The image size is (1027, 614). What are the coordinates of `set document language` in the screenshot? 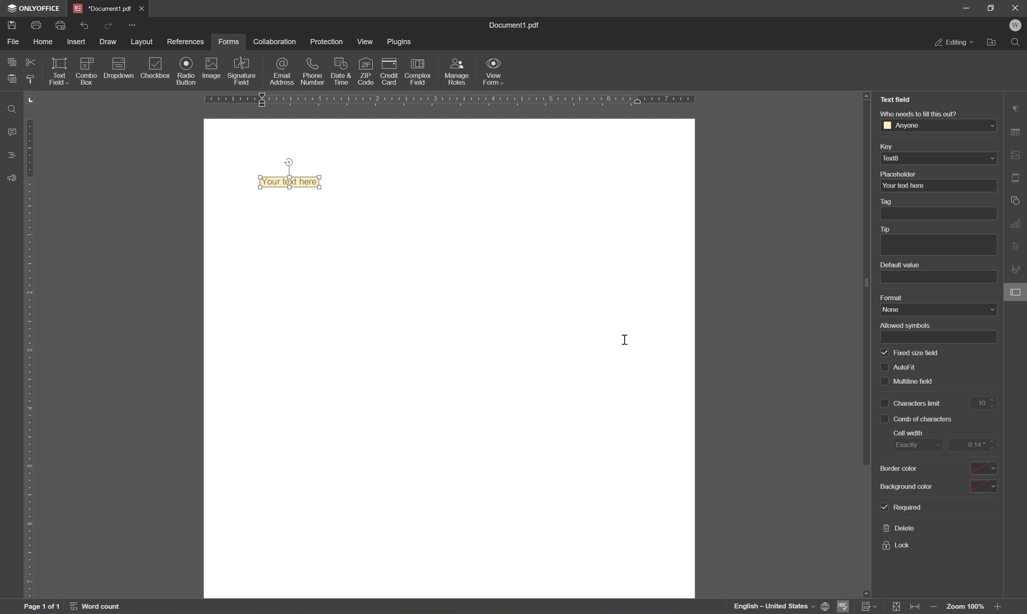 It's located at (826, 607).